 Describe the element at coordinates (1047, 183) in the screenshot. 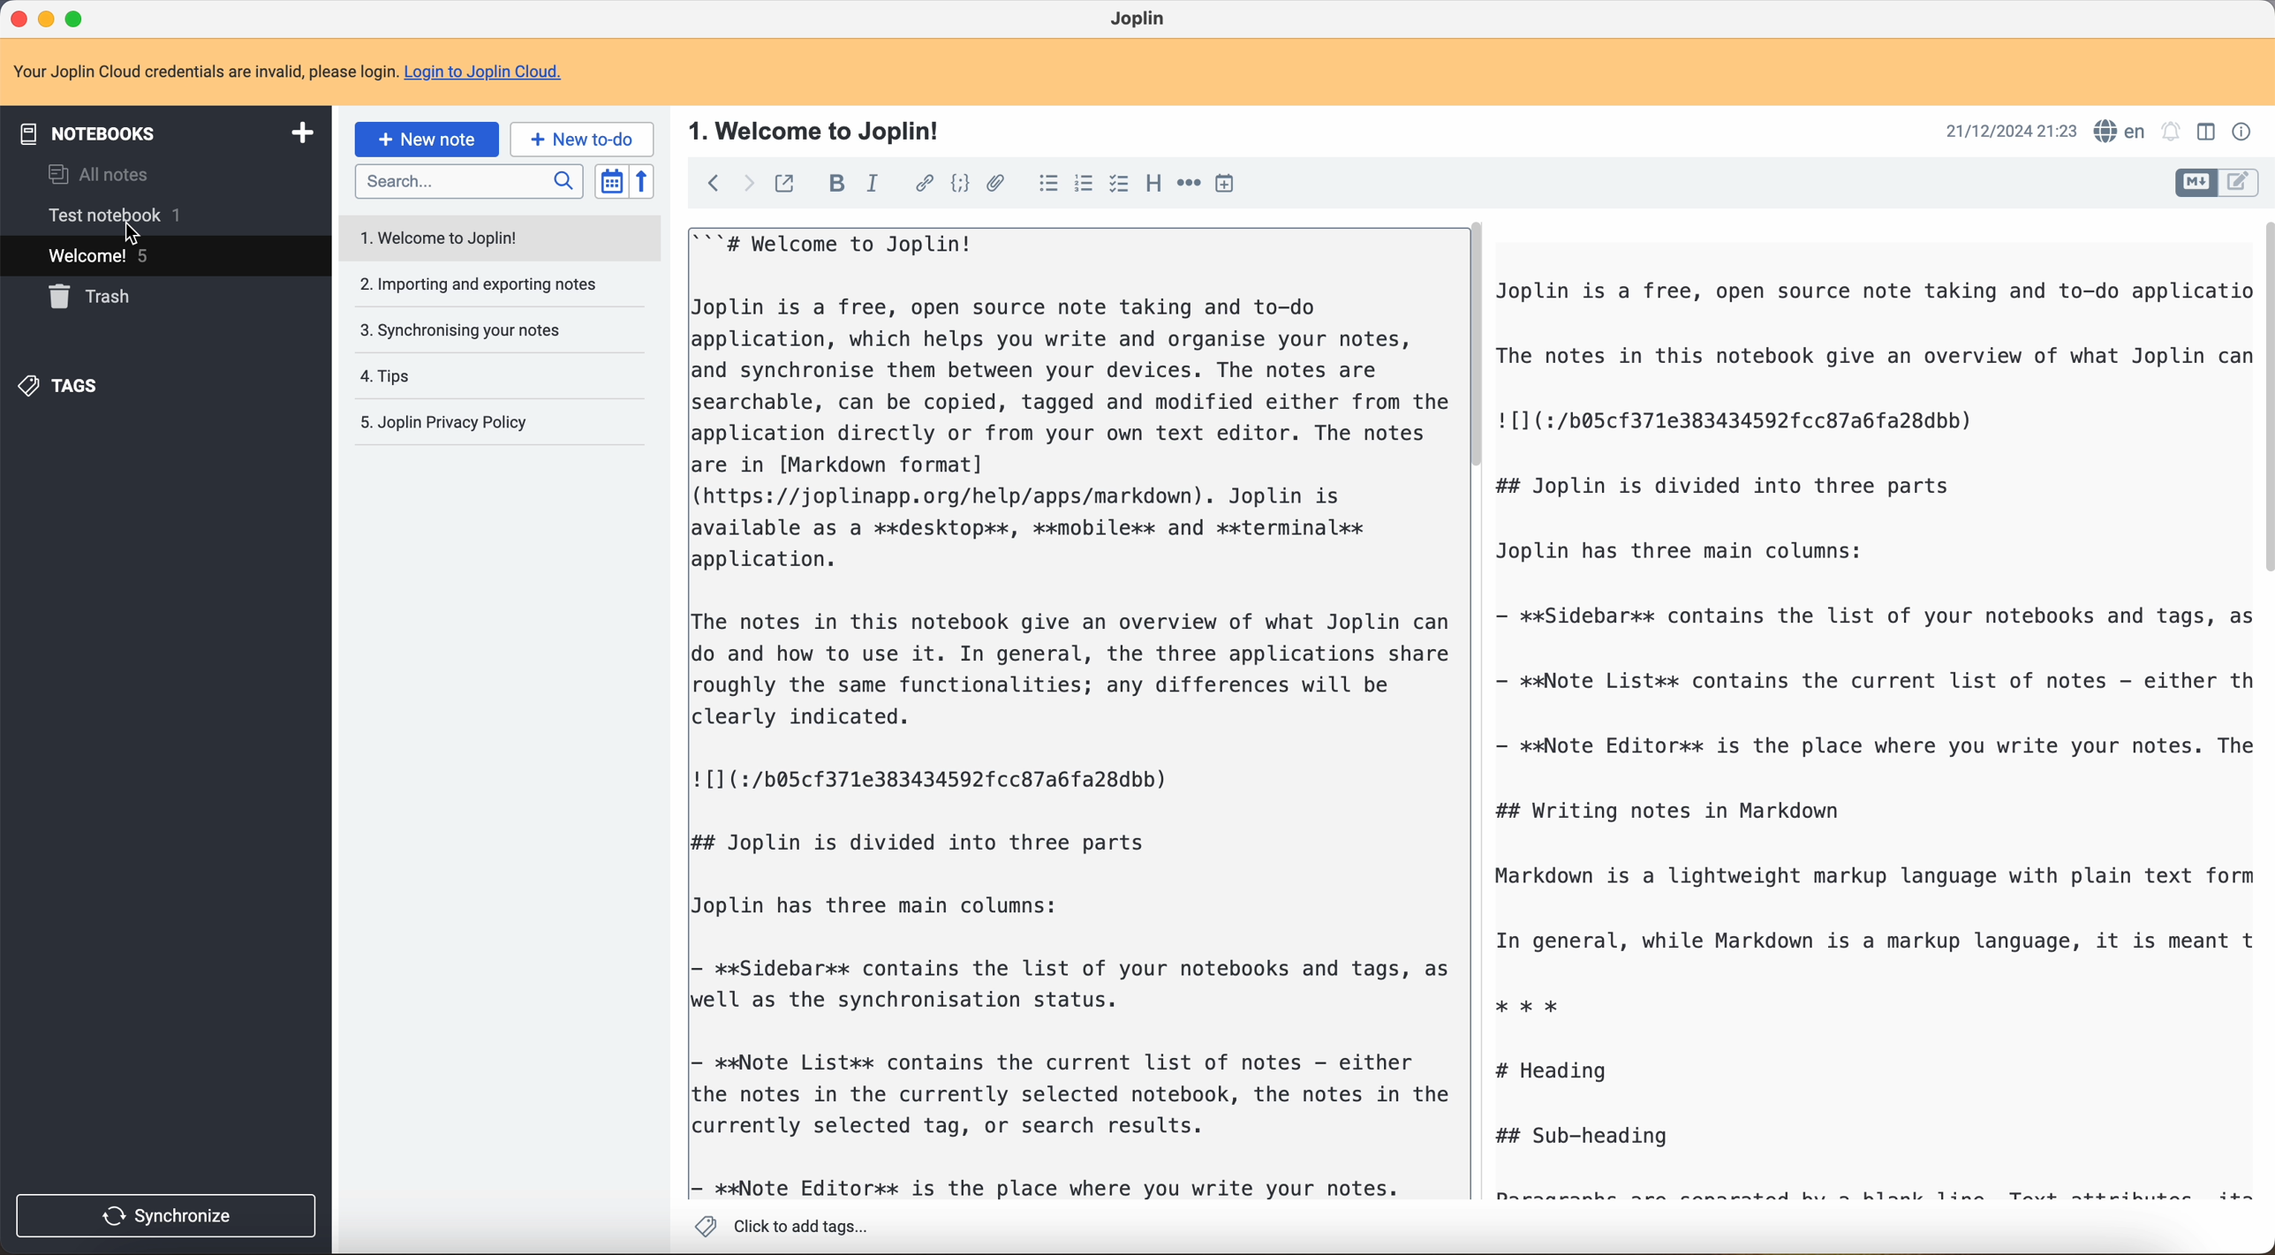

I see `bulleted list` at that location.